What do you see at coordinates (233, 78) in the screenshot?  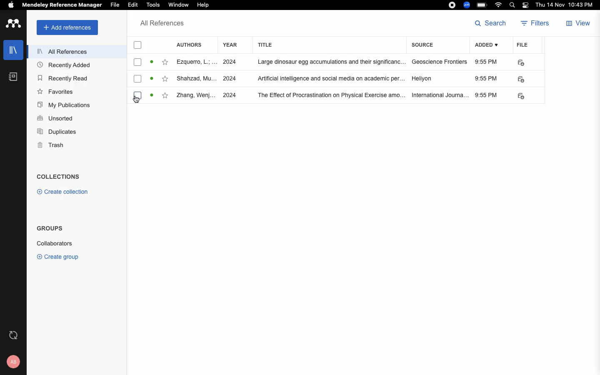 I see `2024` at bounding box center [233, 78].